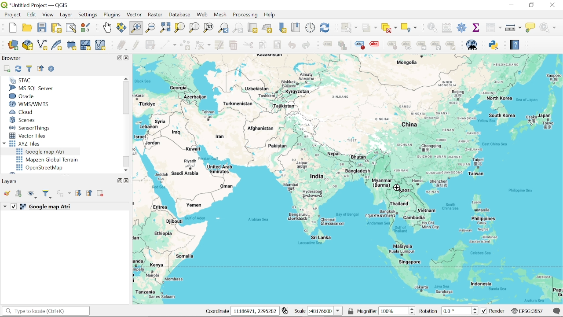 The width and height of the screenshot is (563, 317). I want to click on New geopacakge layer, so click(28, 45).